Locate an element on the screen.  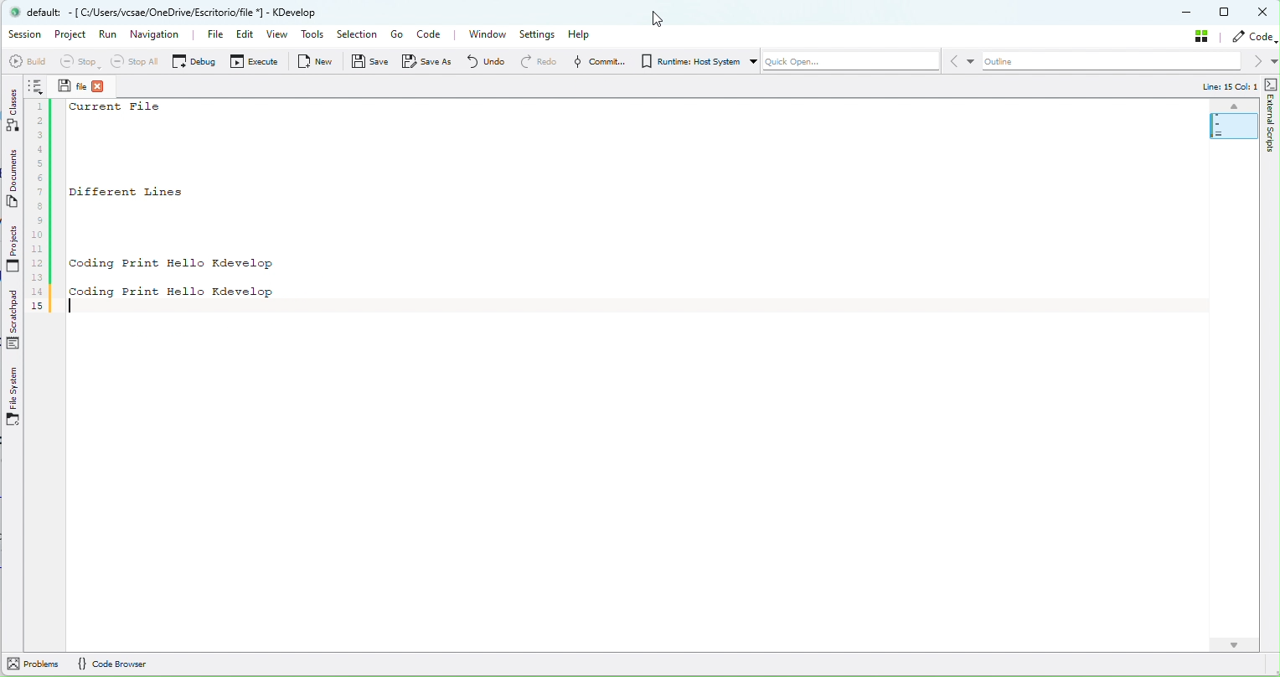
Window is located at coordinates (487, 34).